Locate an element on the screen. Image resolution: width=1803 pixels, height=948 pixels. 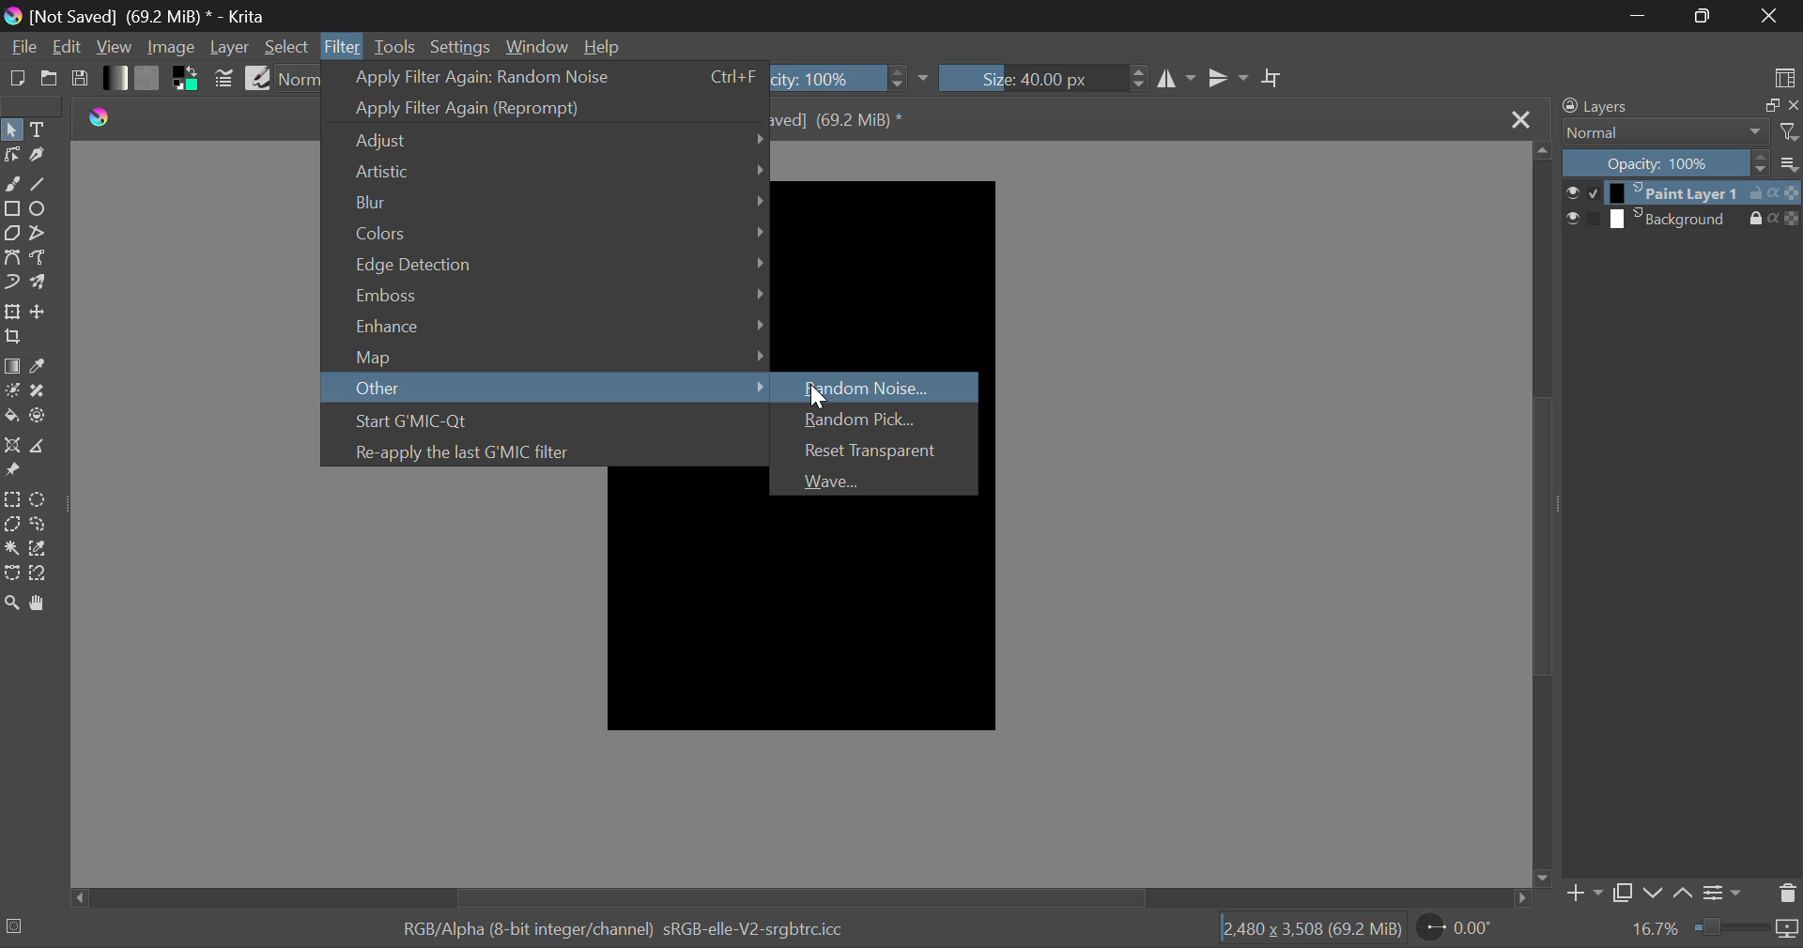
move down is located at coordinates (1543, 874).